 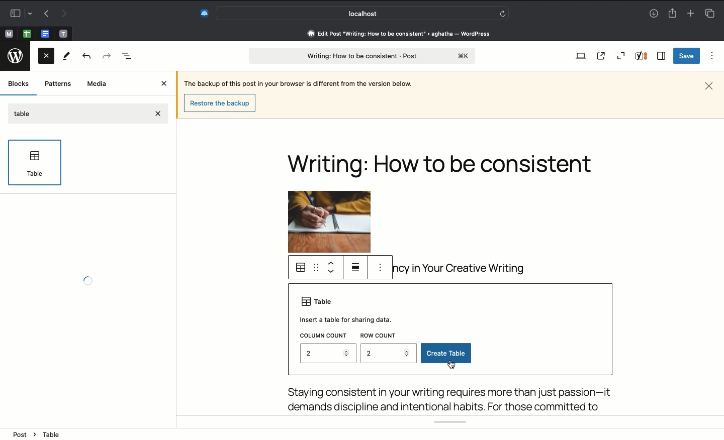 What do you see at coordinates (692, 13) in the screenshot?
I see `Add new tab` at bounding box center [692, 13].